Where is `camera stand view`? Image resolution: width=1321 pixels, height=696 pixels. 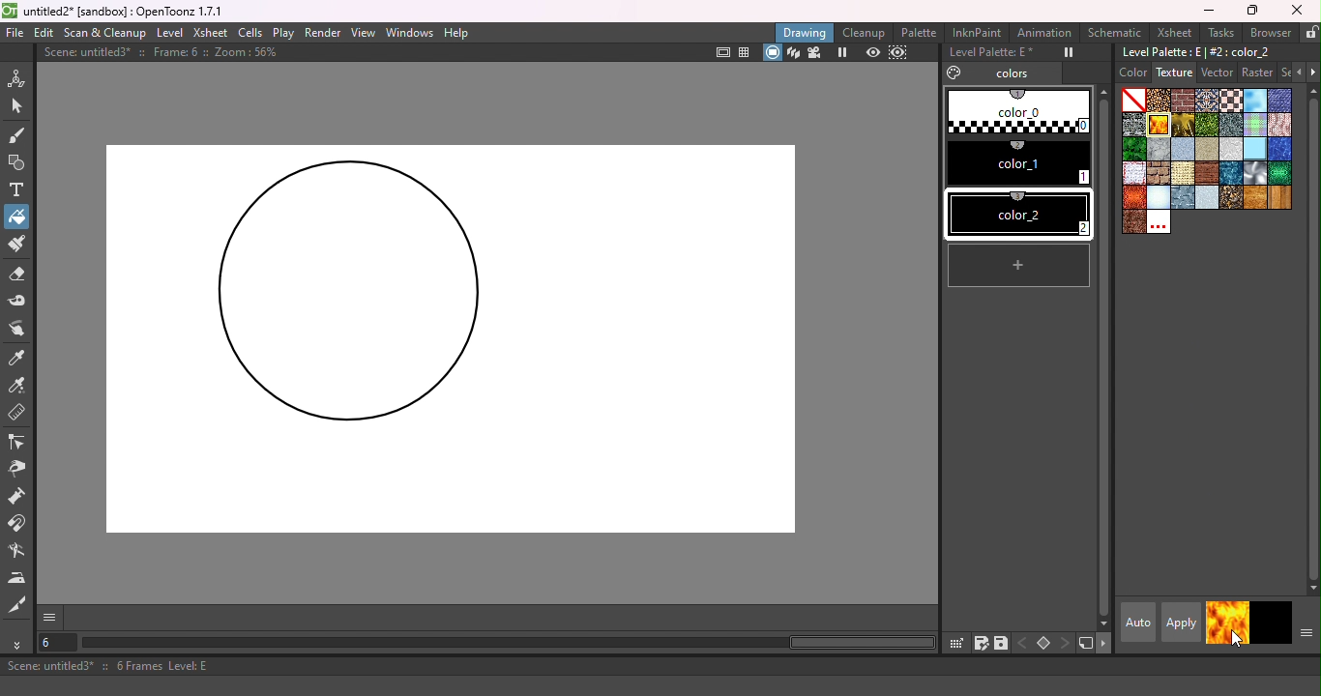 camera stand view is located at coordinates (772, 52).